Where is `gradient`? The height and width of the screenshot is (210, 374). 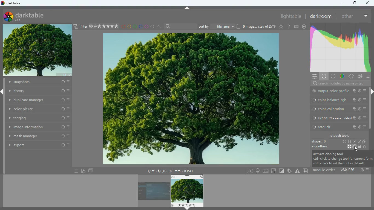 gradient is located at coordinates (339, 47).